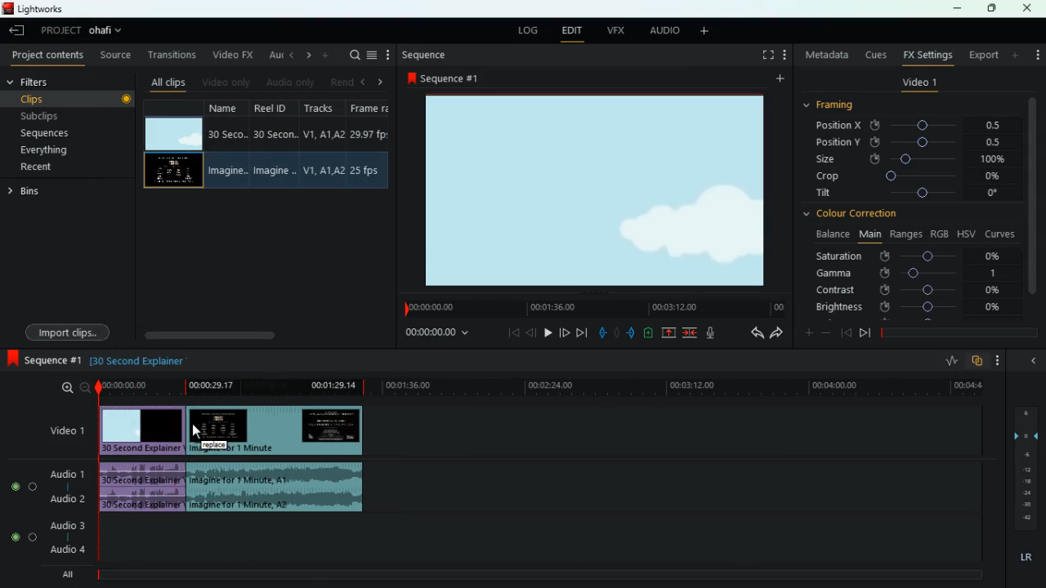  Describe the element at coordinates (436, 334) in the screenshot. I see `time` at that location.